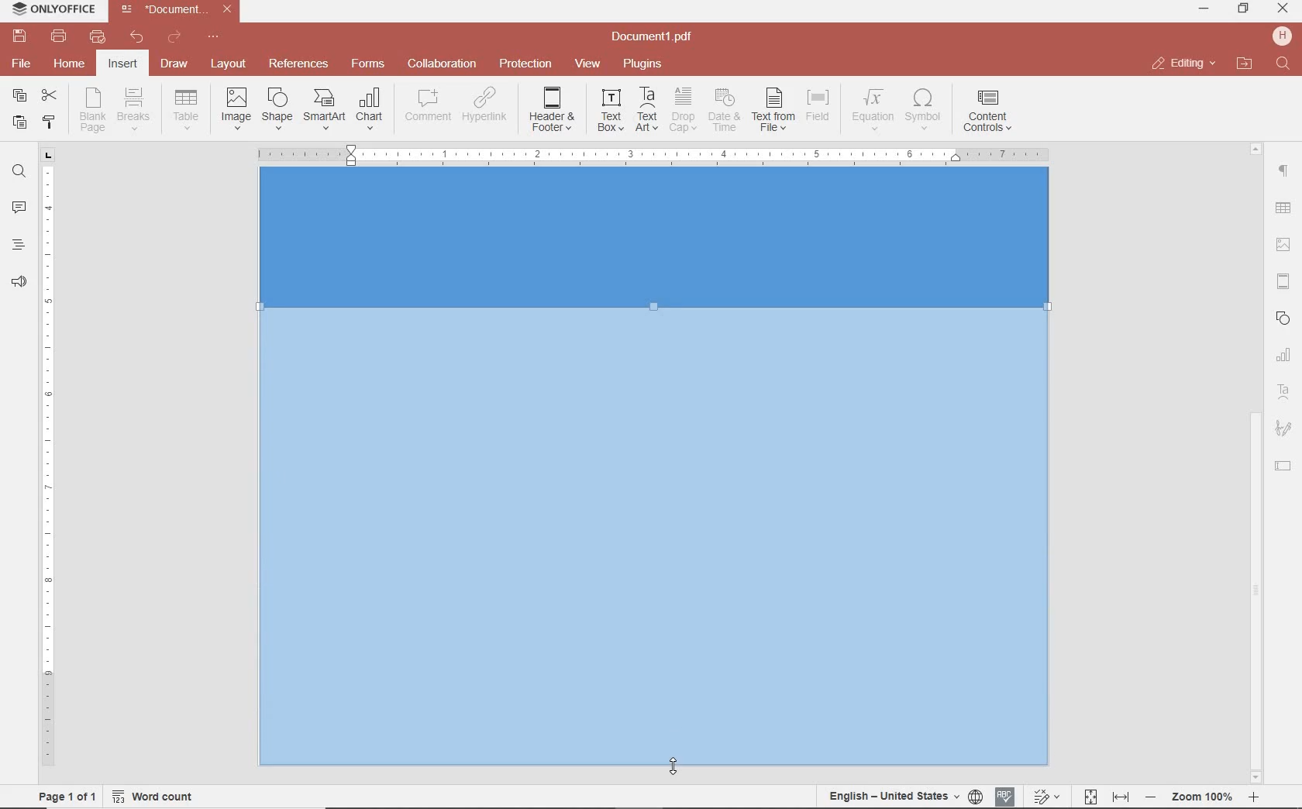  Describe the element at coordinates (553, 110) in the screenshot. I see `EDIT HEADER OR FOOTER` at that location.